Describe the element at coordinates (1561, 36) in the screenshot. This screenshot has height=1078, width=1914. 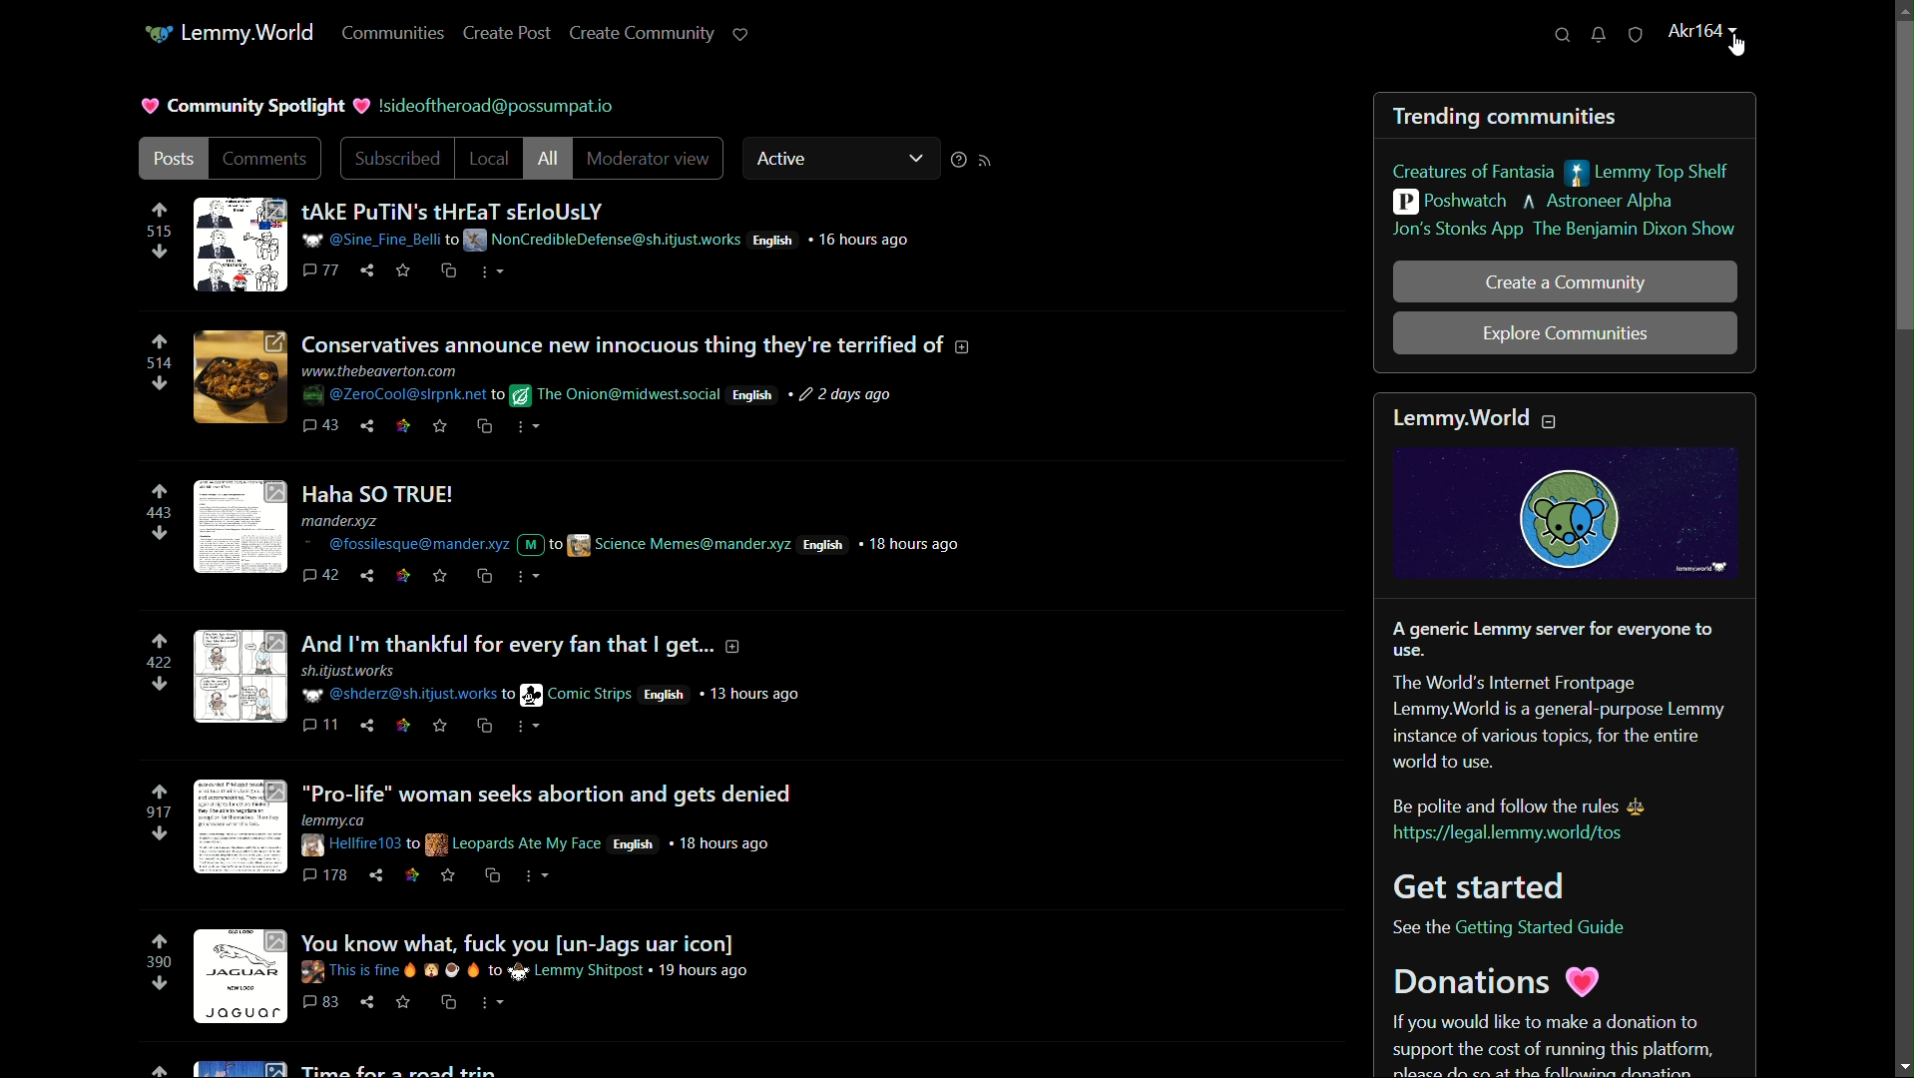
I see `search` at that location.